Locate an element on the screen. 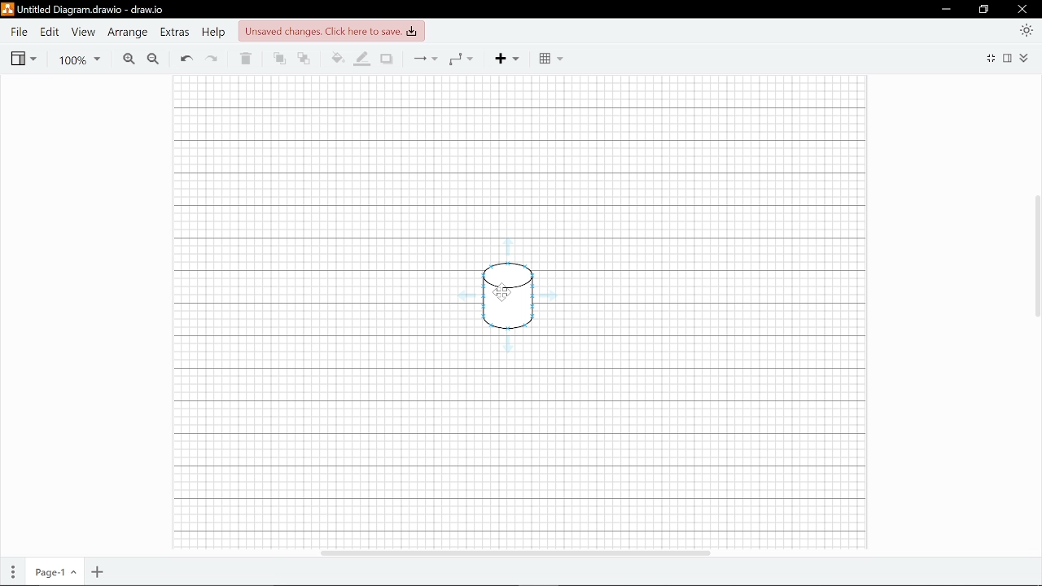  Waypoints is located at coordinates (462, 59).